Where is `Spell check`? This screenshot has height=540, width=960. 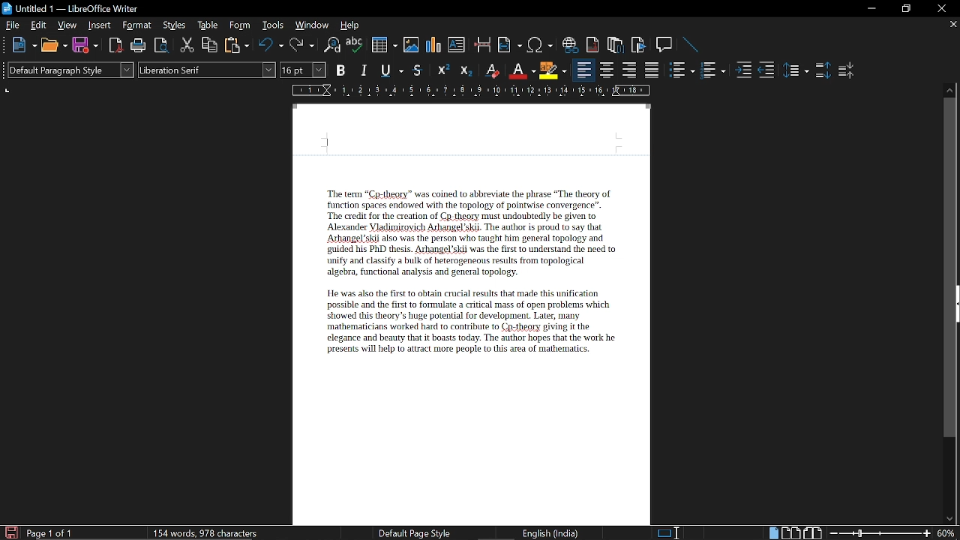
Spell check is located at coordinates (355, 45).